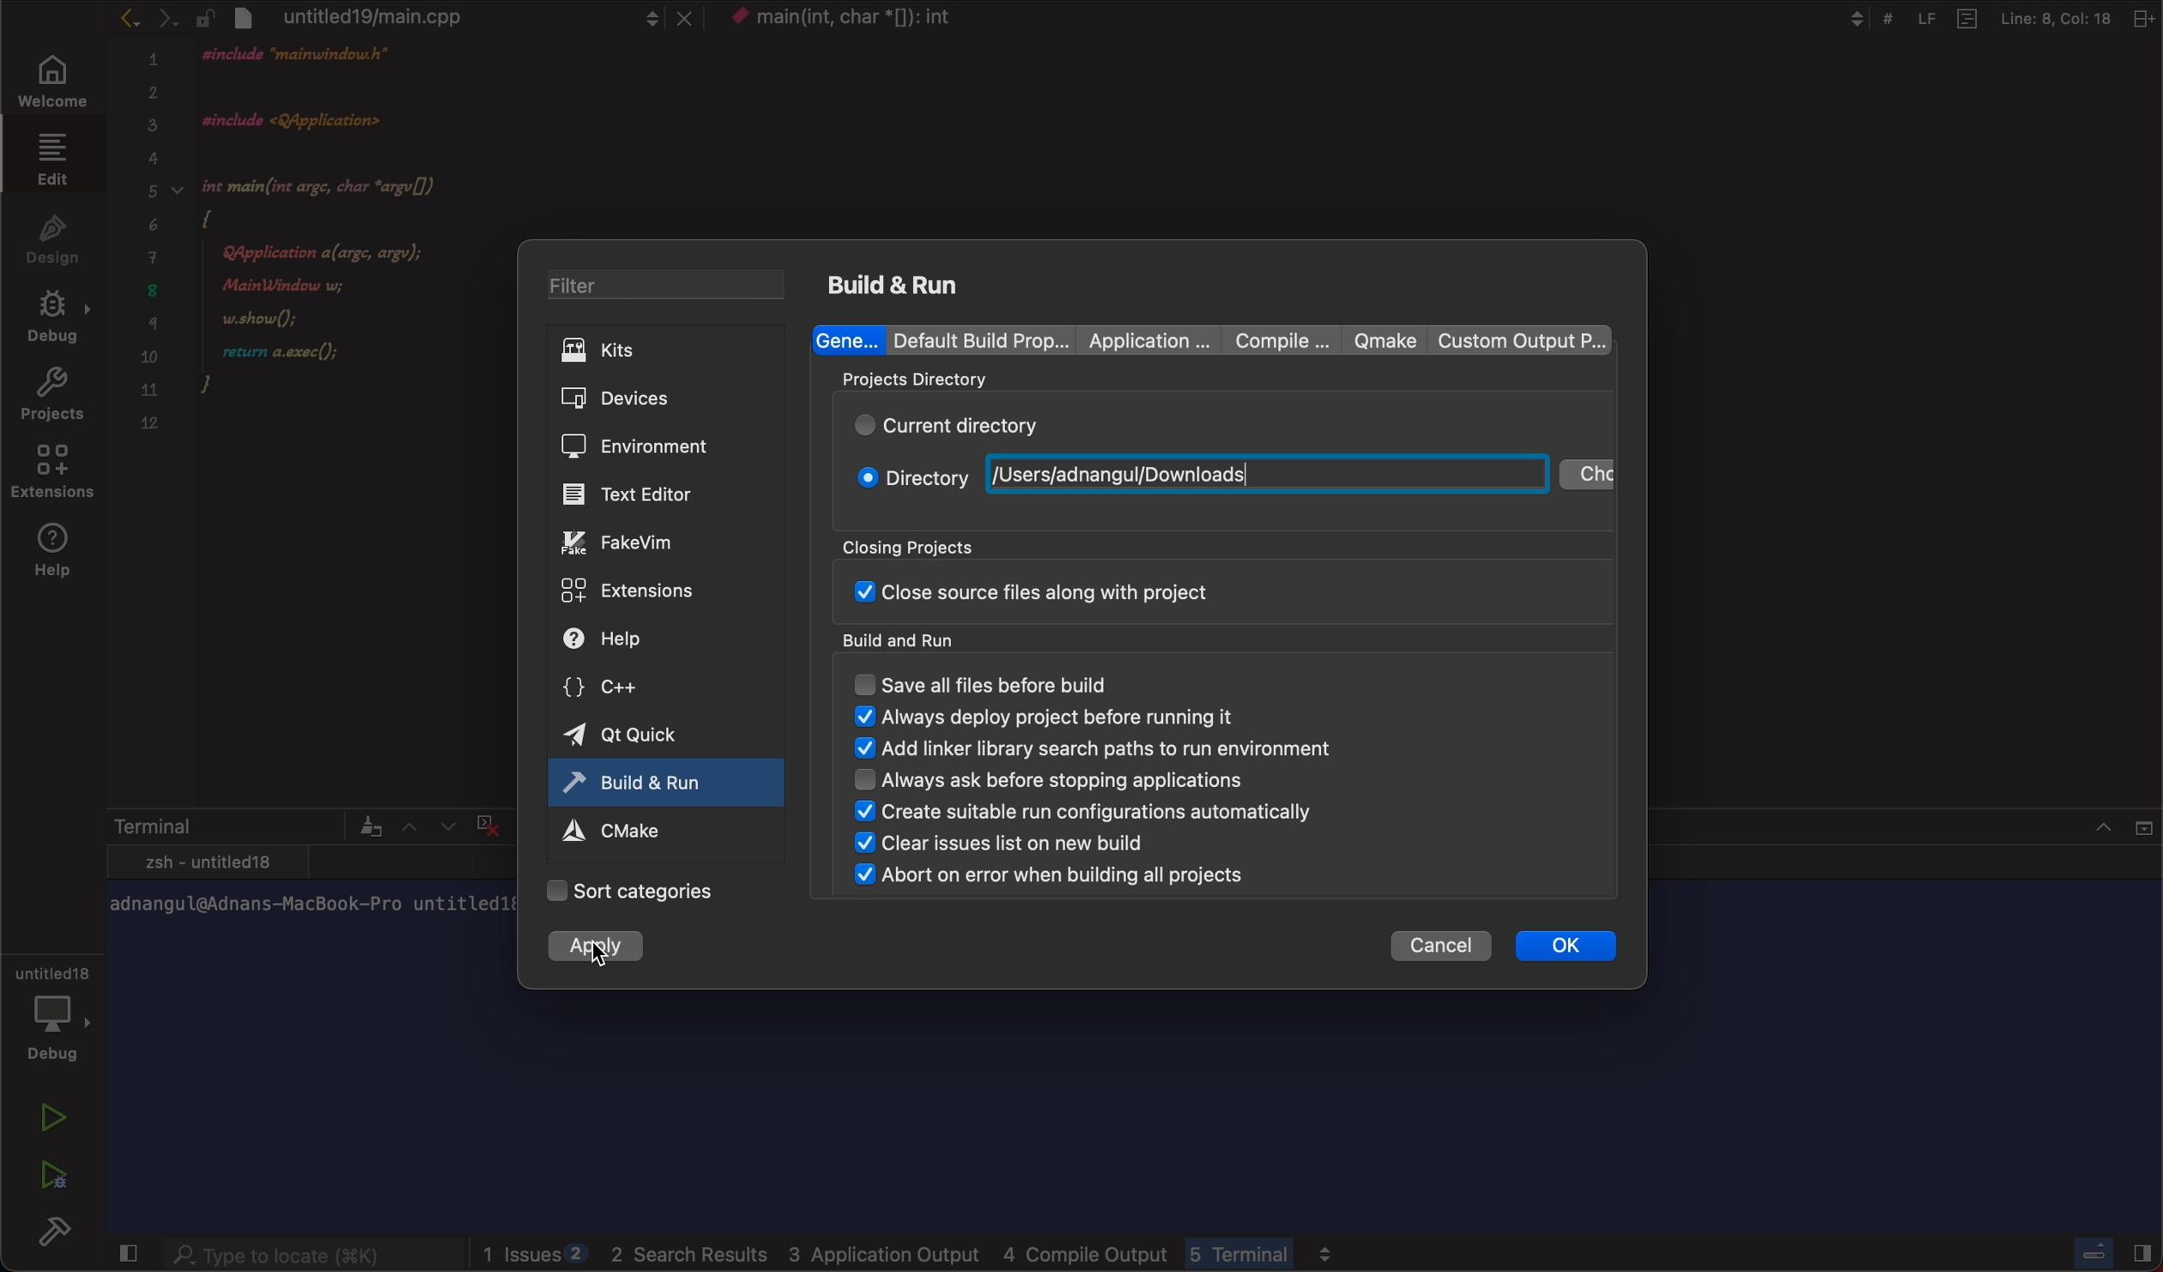 Image resolution: width=2163 pixels, height=1272 pixels. Describe the element at coordinates (669, 288) in the screenshot. I see `filter` at that location.